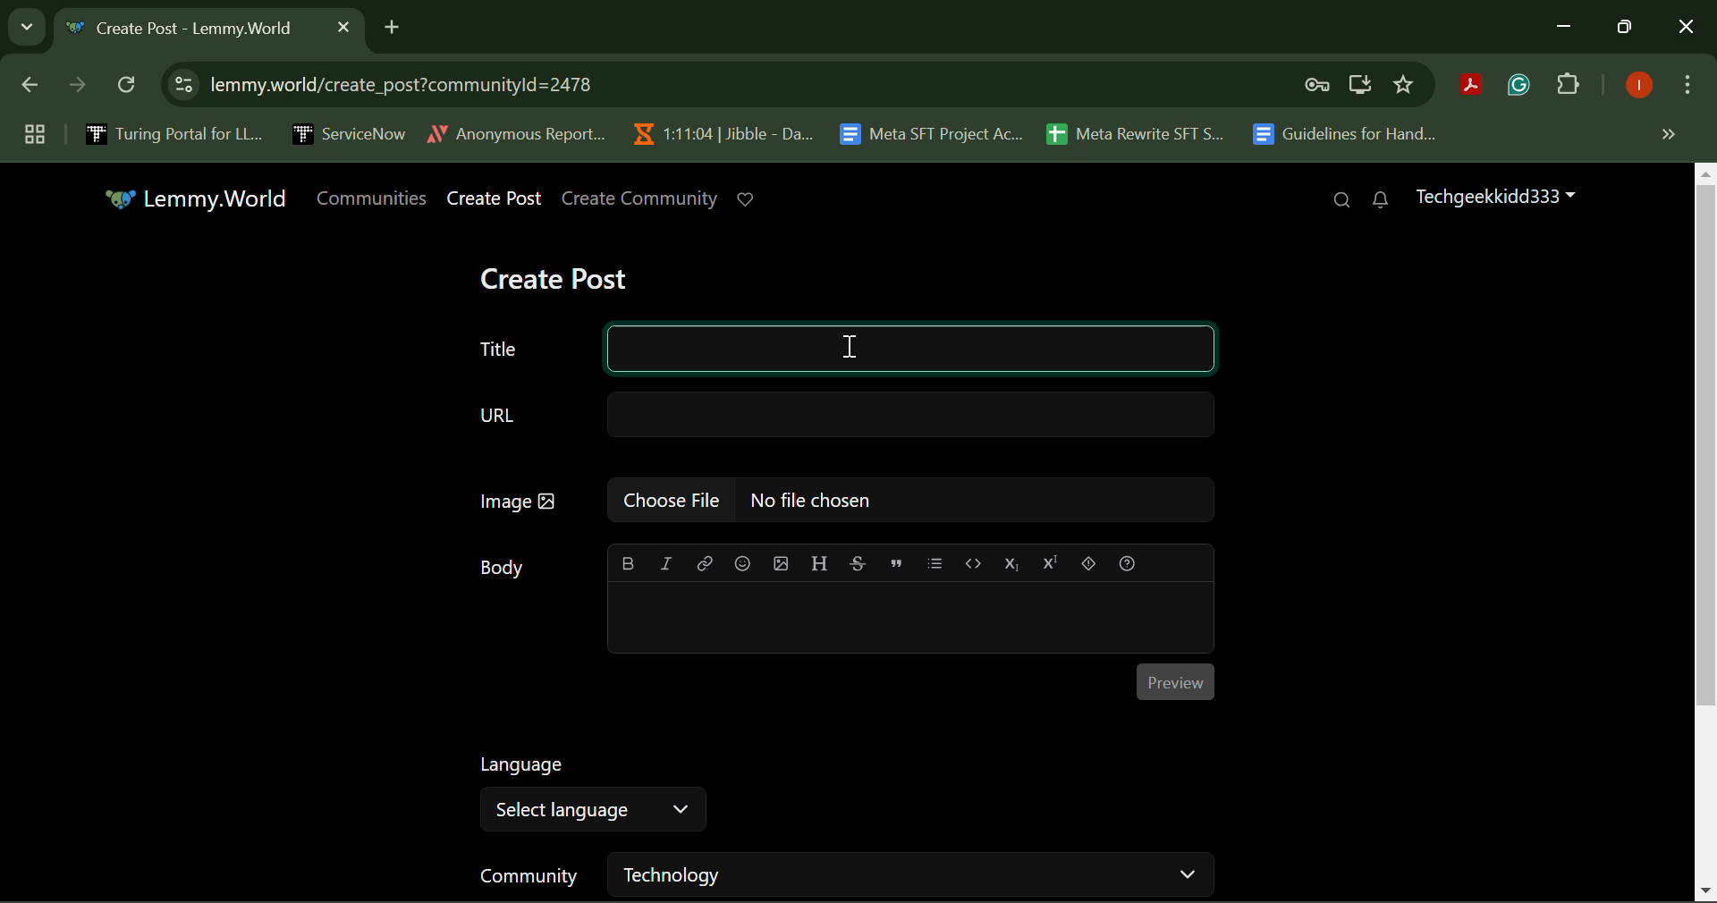 This screenshot has width=1717, height=903. What do you see at coordinates (171, 133) in the screenshot?
I see `Turing Portal for LLM` at bounding box center [171, 133].